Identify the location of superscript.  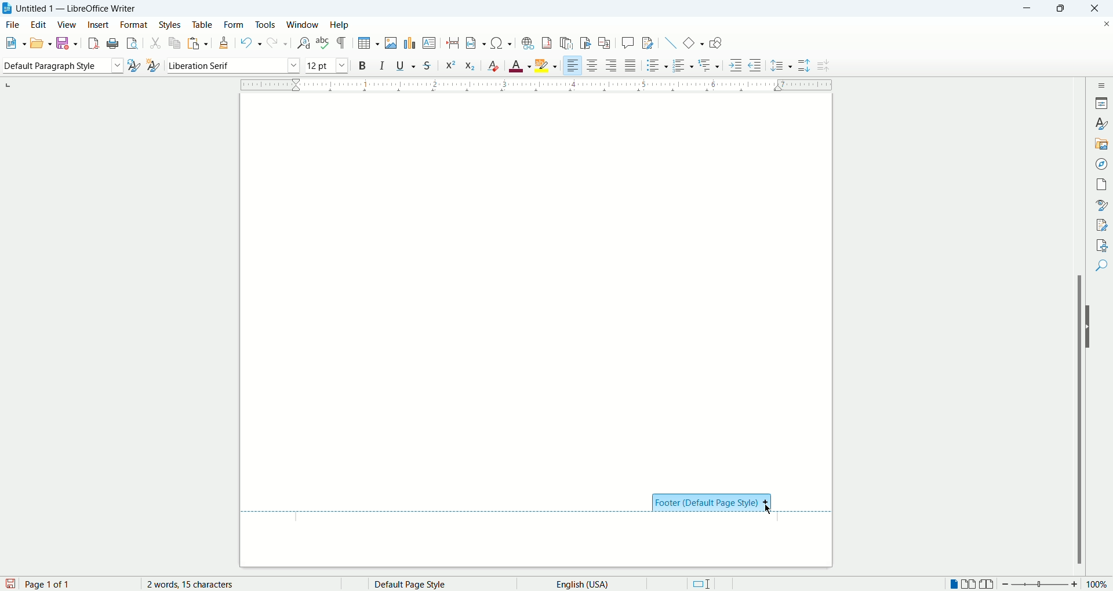
(449, 64).